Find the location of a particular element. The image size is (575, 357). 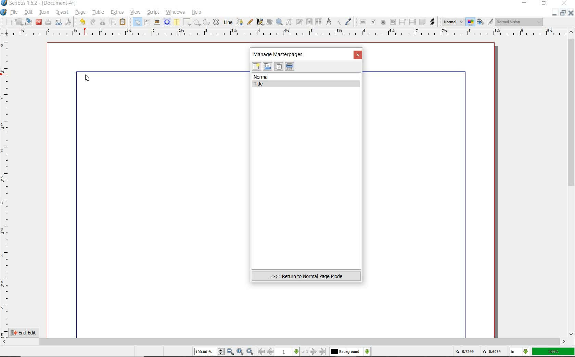

1 is located at coordinates (288, 352).